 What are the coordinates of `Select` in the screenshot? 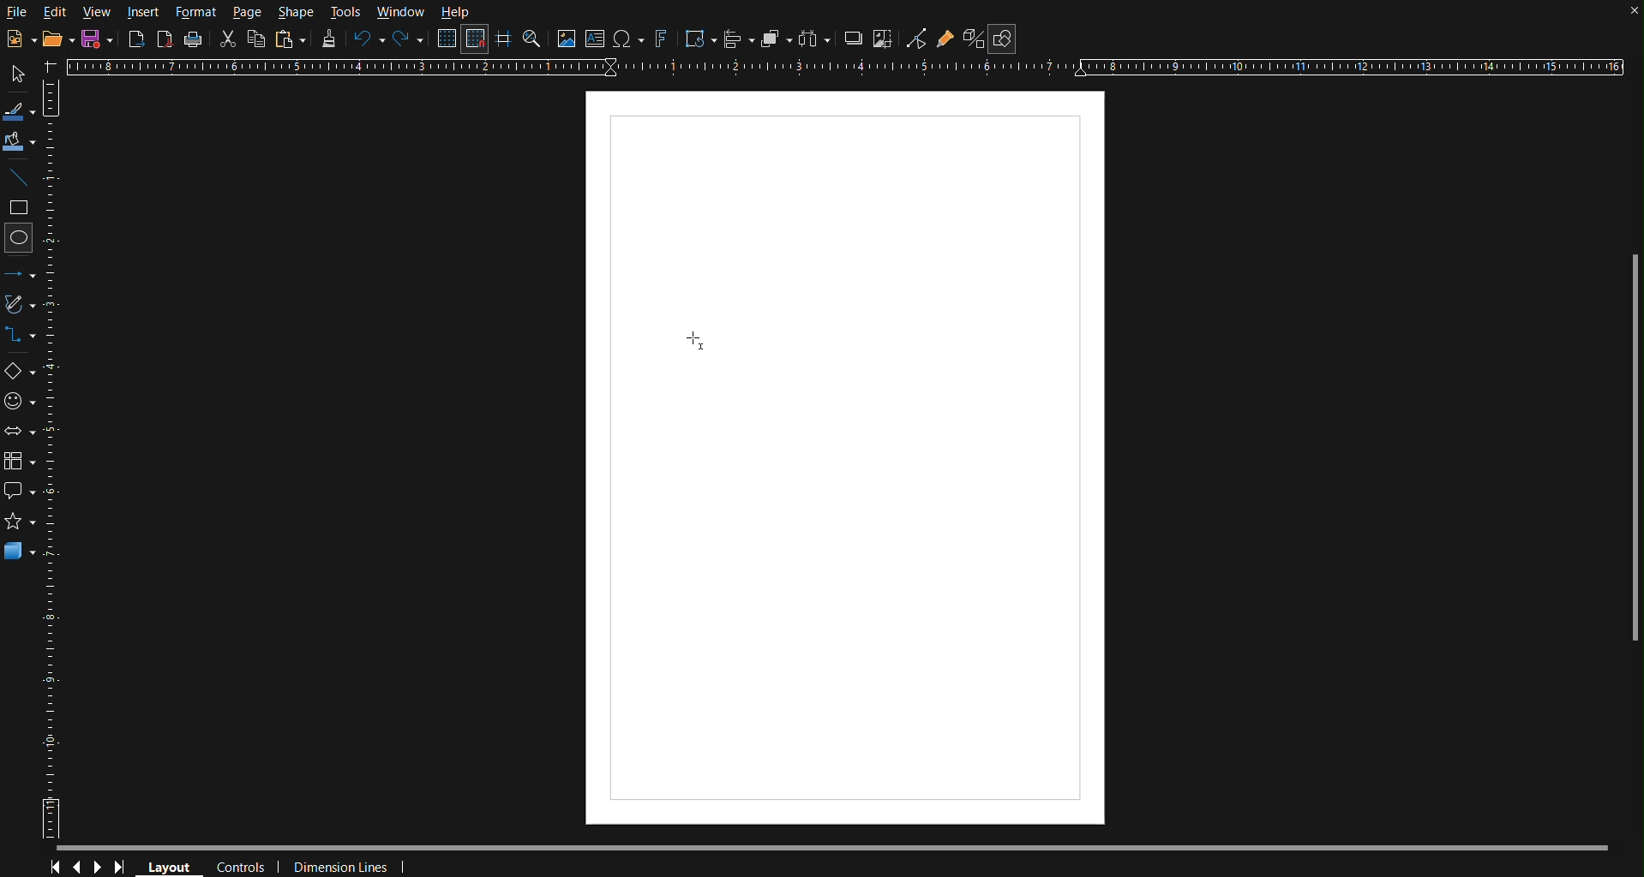 It's located at (21, 73).